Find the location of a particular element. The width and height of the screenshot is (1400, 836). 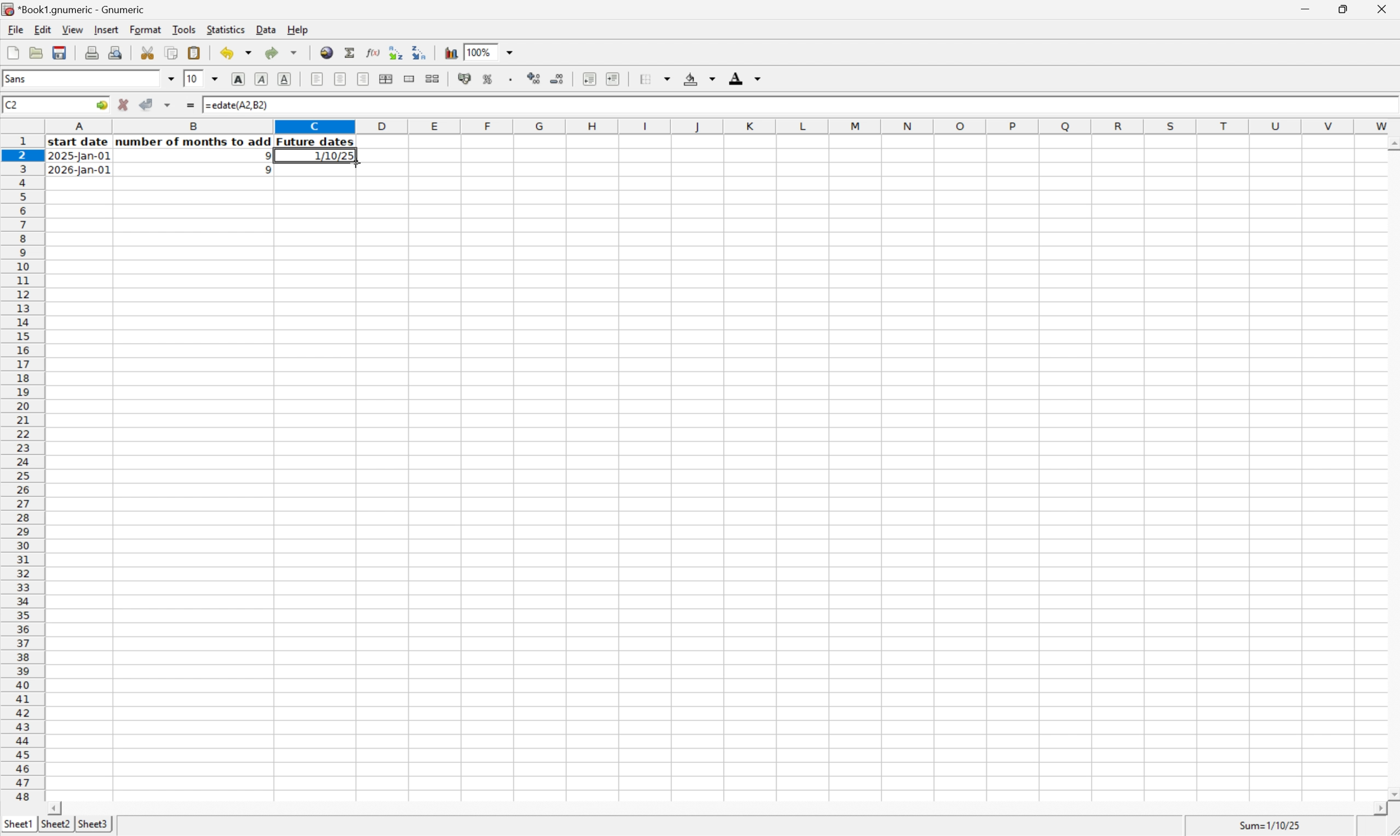

Sheet3 is located at coordinates (95, 825).